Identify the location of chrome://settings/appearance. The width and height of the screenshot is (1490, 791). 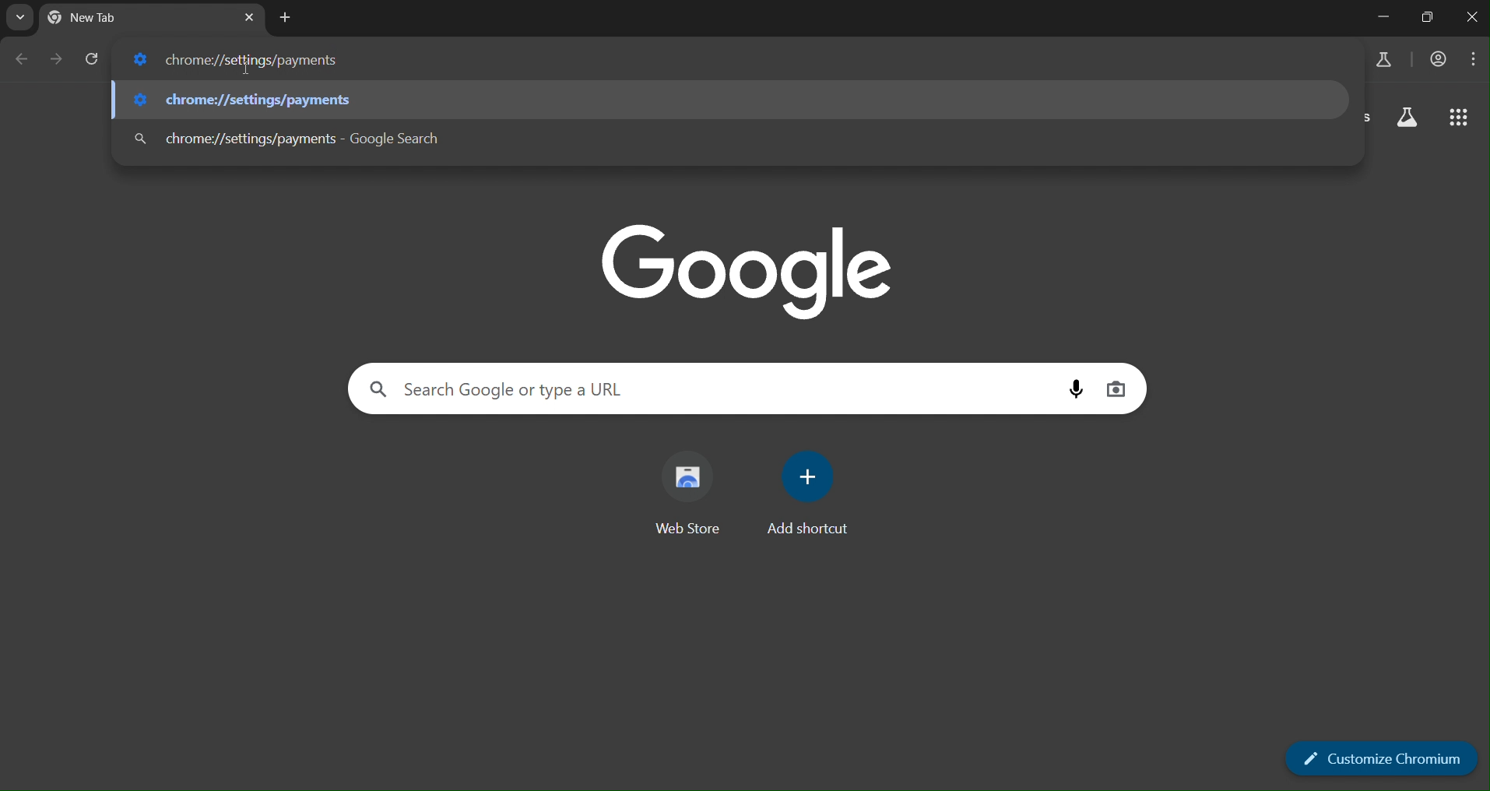
(326, 139).